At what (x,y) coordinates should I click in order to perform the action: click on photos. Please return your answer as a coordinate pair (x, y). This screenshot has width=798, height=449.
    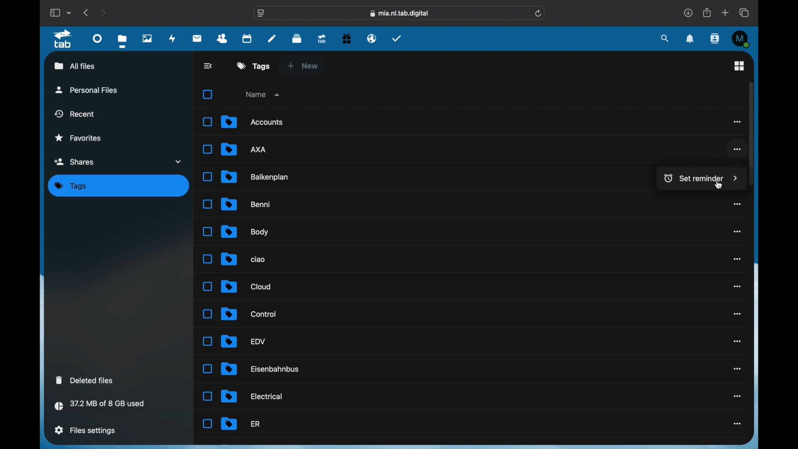
    Looking at the image, I should click on (148, 38).